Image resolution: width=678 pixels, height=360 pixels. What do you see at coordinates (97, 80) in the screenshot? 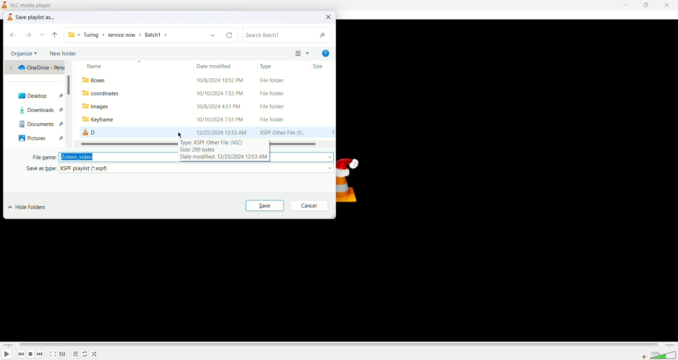
I see `boxes` at bounding box center [97, 80].